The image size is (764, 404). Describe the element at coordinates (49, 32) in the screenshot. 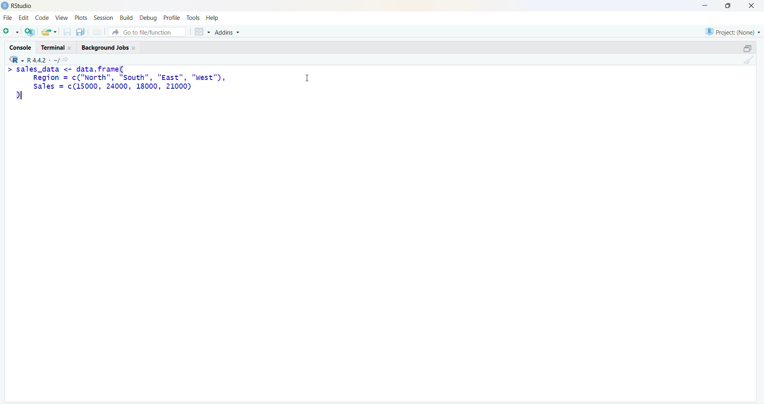

I see `save and export` at that location.